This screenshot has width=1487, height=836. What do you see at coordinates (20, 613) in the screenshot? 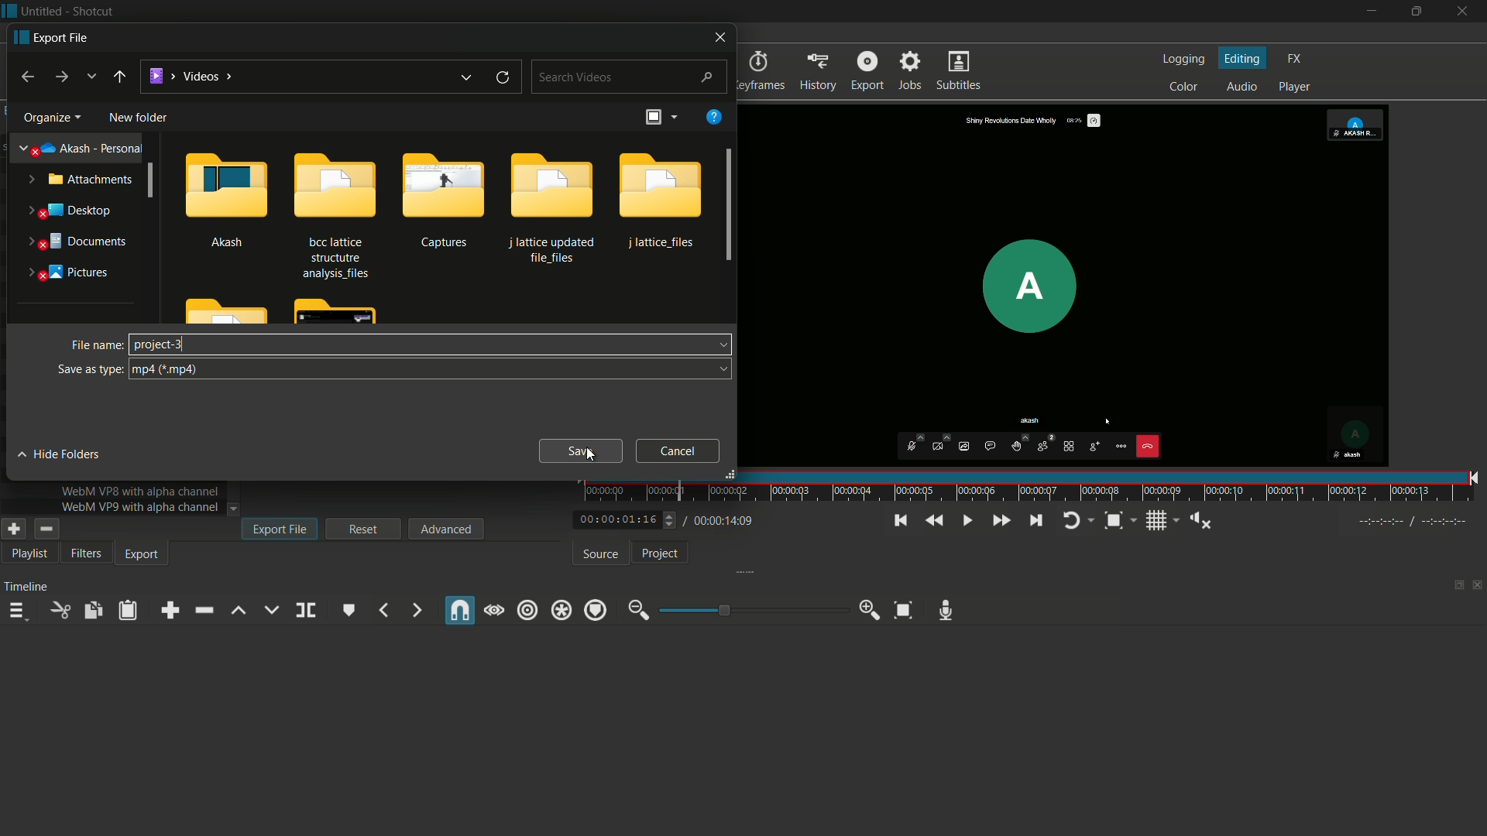
I see `timeline menu` at bounding box center [20, 613].